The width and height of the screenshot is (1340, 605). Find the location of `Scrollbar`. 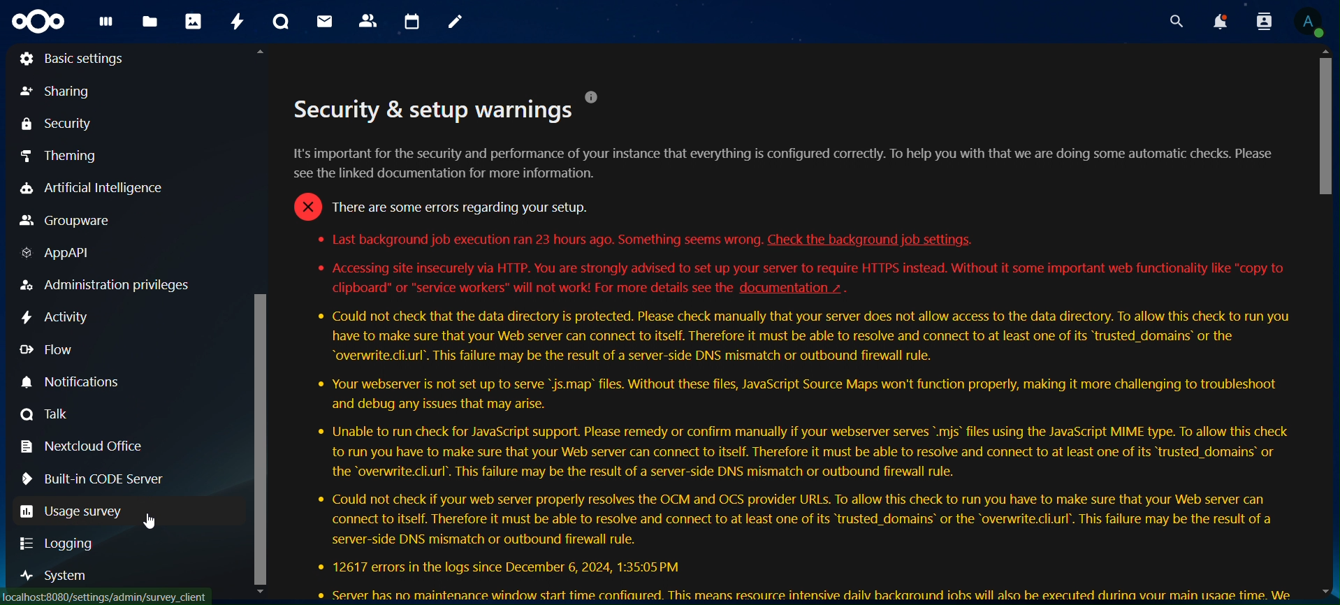

Scrollbar is located at coordinates (263, 323).